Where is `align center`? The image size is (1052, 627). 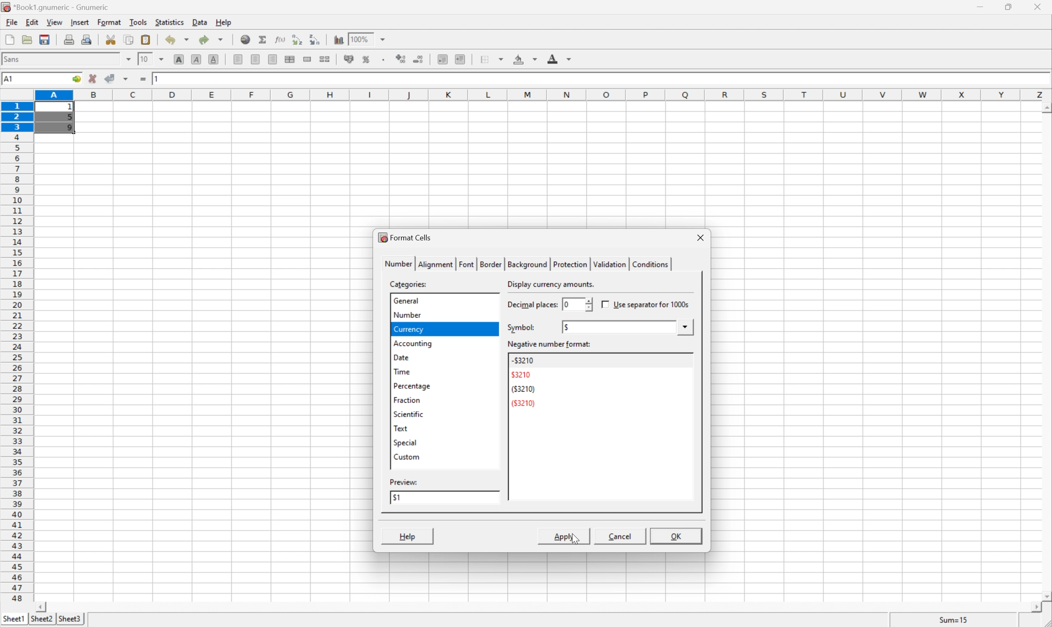
align center is located at coordinates (256, 59).